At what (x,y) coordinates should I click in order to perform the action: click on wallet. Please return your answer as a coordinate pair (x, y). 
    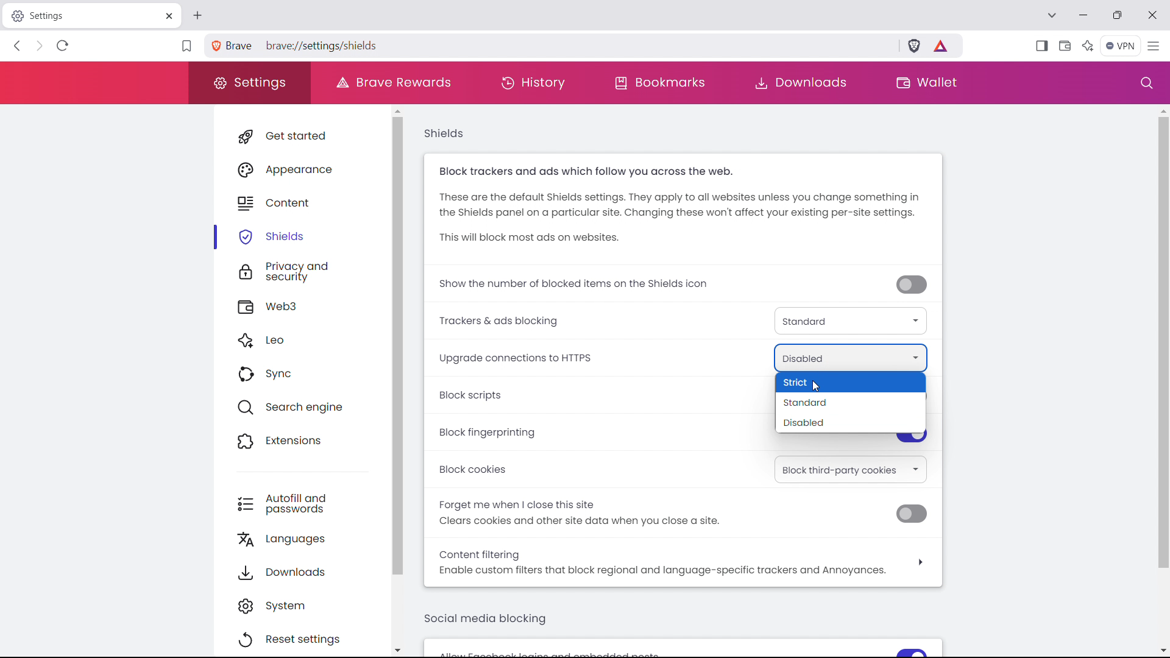
    Looking at the image, I should click on (1064, 46).